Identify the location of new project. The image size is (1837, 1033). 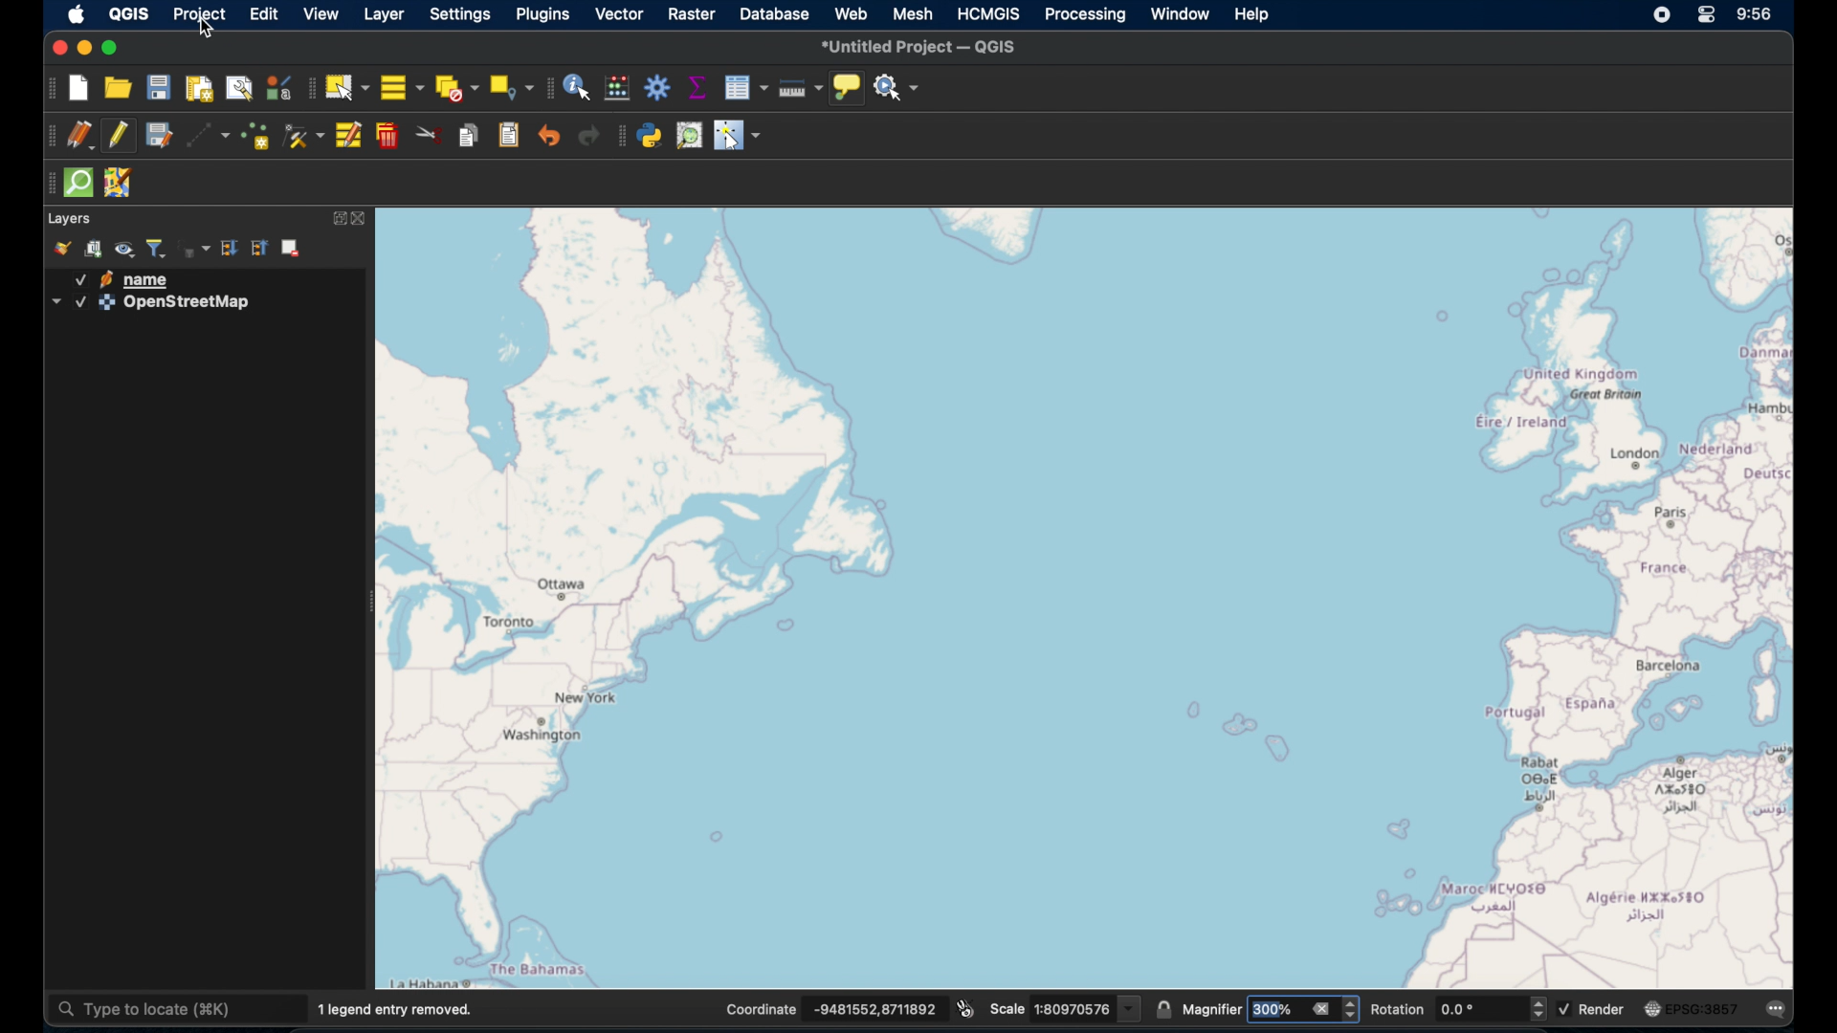
(80, 90).